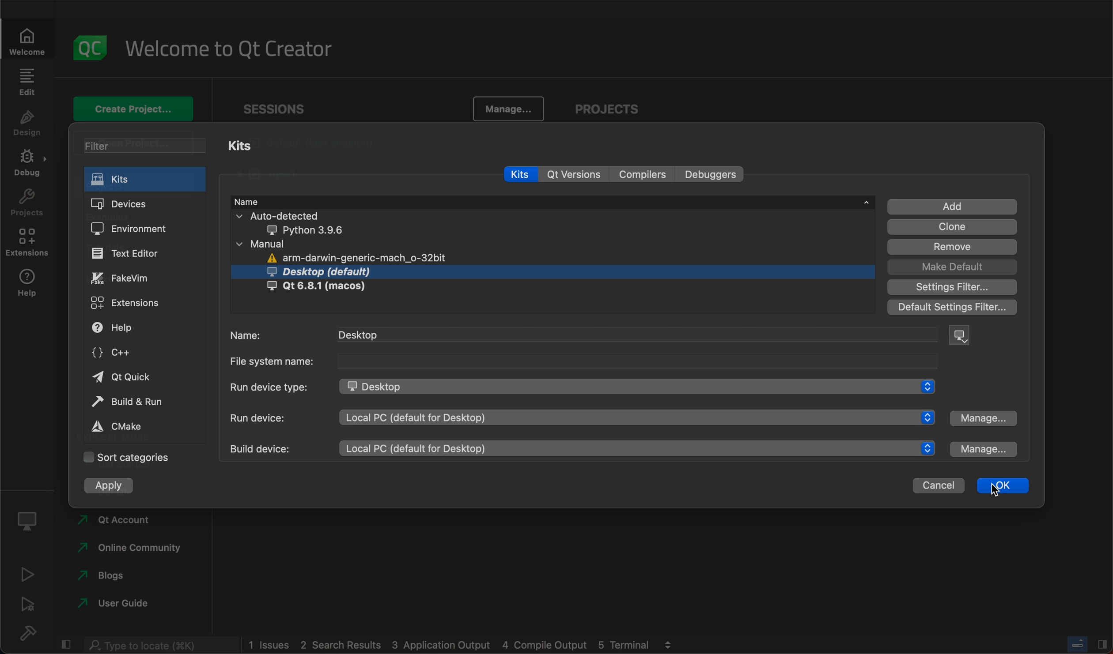 This screenshot has width=1113, height=654. I want to click on filter, so click(147, 146).